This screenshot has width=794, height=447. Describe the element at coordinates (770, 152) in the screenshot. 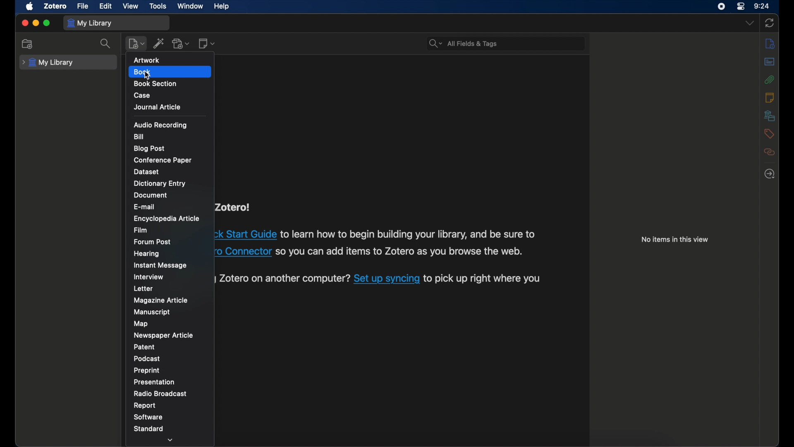

I see `related` at that location.